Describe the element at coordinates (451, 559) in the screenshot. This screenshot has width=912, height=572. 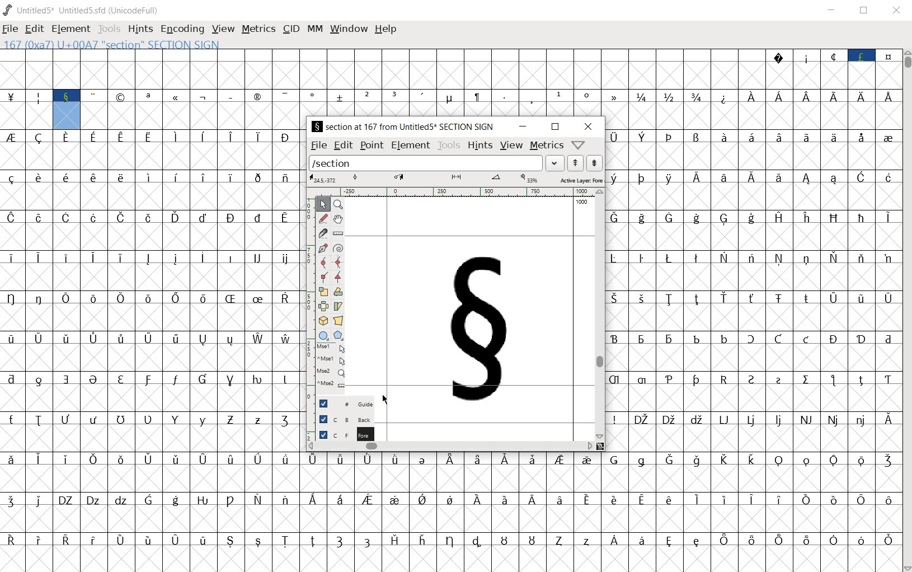
I see `empty cells` at that location.